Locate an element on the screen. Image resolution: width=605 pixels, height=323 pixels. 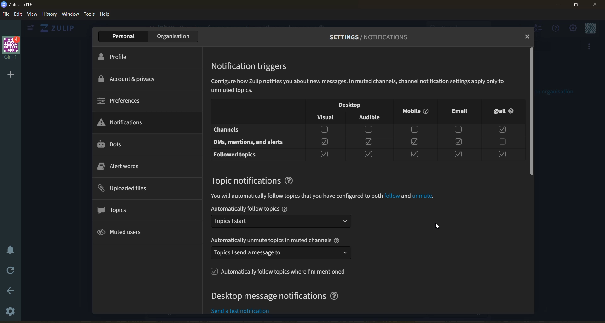
tools is located at coordinates (90, 14).